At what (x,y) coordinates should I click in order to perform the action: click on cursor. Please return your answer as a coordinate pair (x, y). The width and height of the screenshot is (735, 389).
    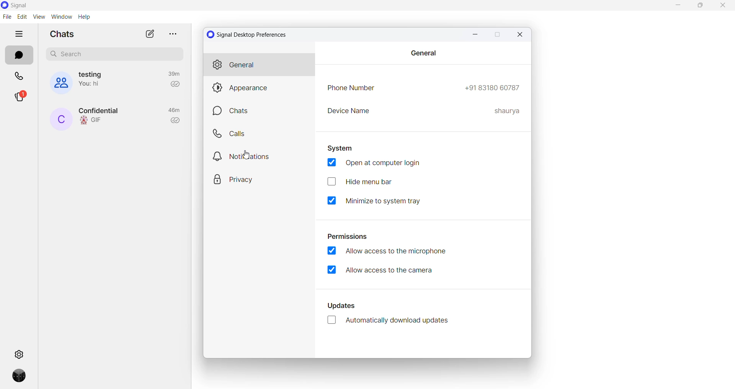
    Looking at the image, I should click on (249, 156).